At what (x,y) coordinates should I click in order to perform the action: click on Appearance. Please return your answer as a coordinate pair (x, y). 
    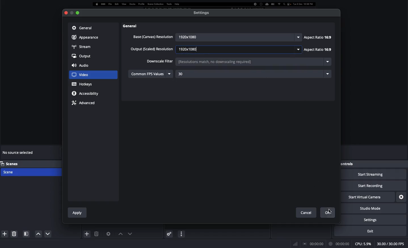
    Looking at the image, I should click on (87, 37).